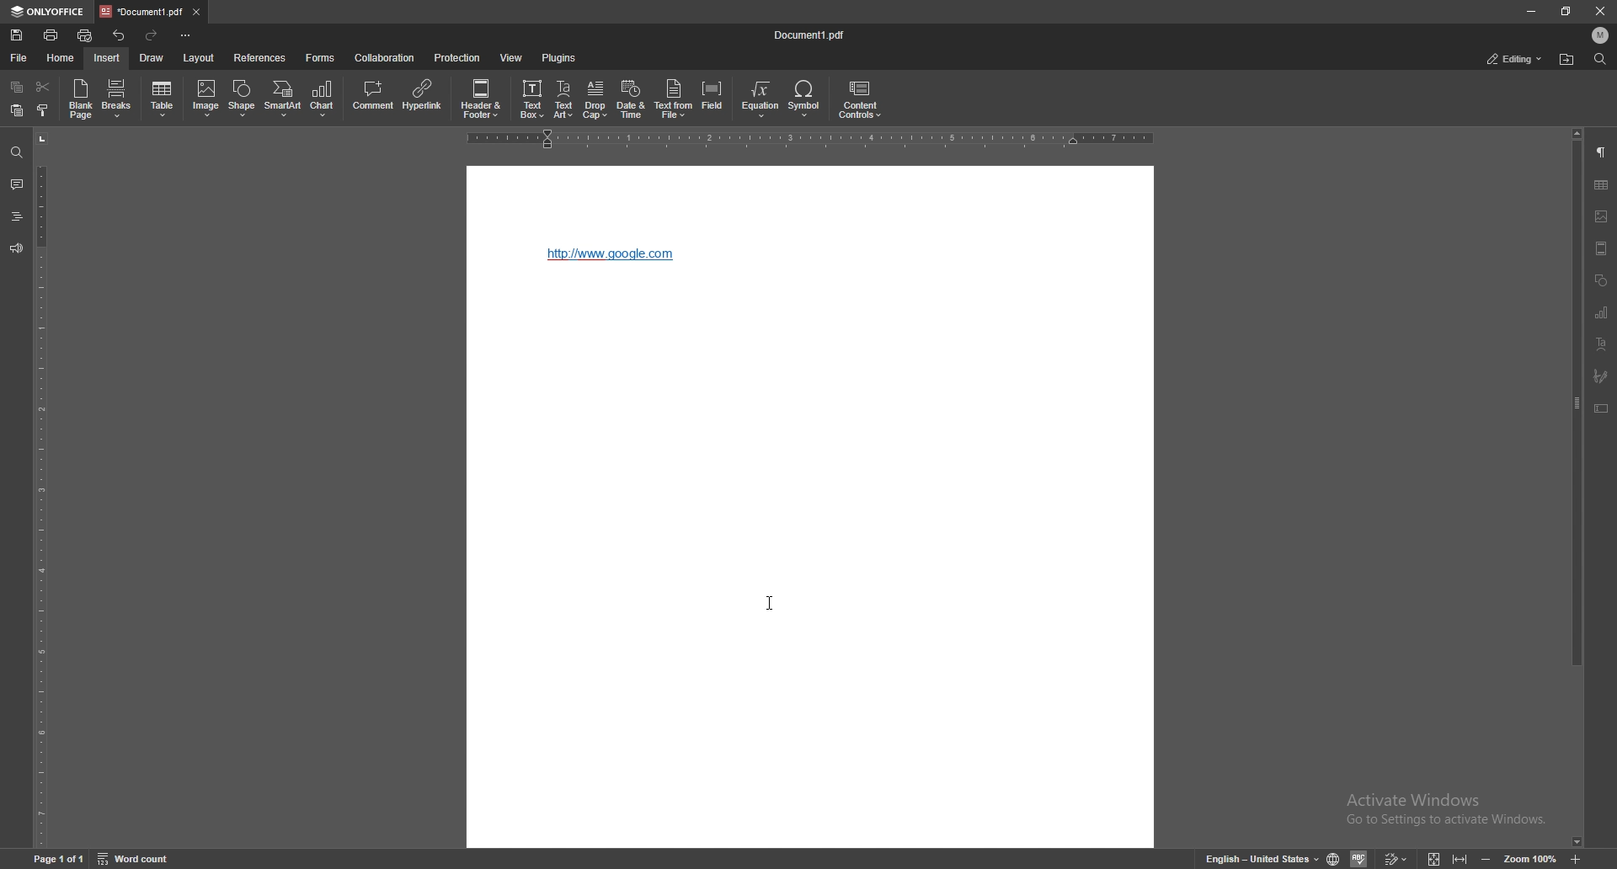 This screenshot has width=1617, height=869. Describe the element at coordinates (244, 97) in the screenshot. I see `shape` at that location.